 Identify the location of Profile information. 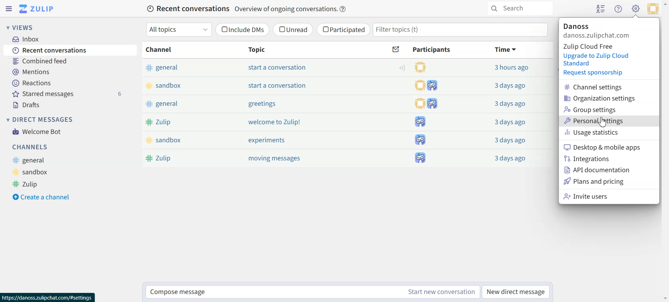
(598, 31).